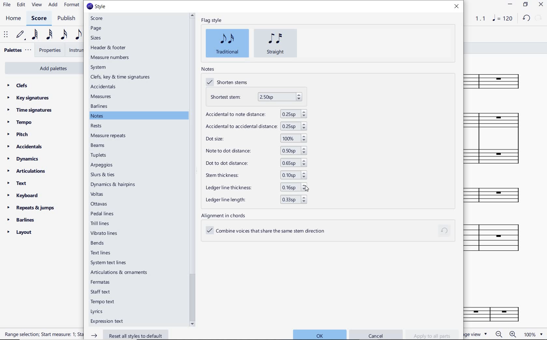  What do you see at coordinates (100, 106) in the screenshot?
I see `barlines` at bounding box center [100, 106].